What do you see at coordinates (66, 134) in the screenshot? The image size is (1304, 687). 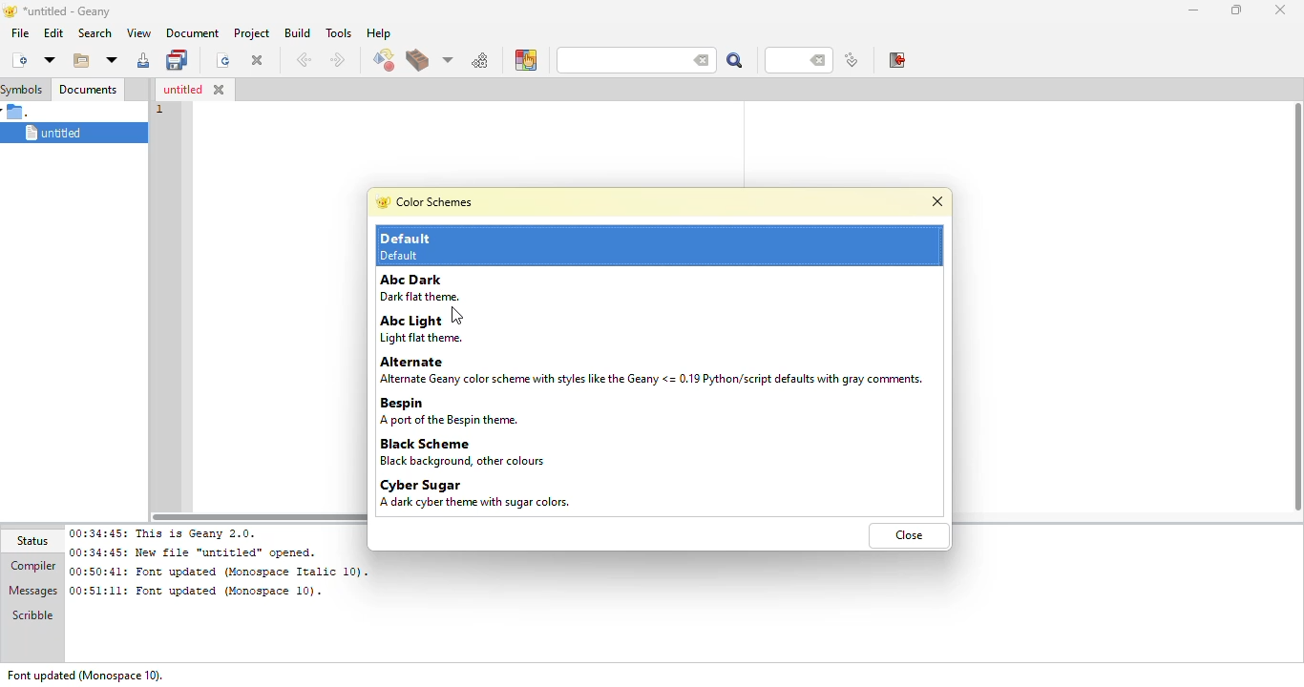 I see `untitled` at bounding box center [66, 134].